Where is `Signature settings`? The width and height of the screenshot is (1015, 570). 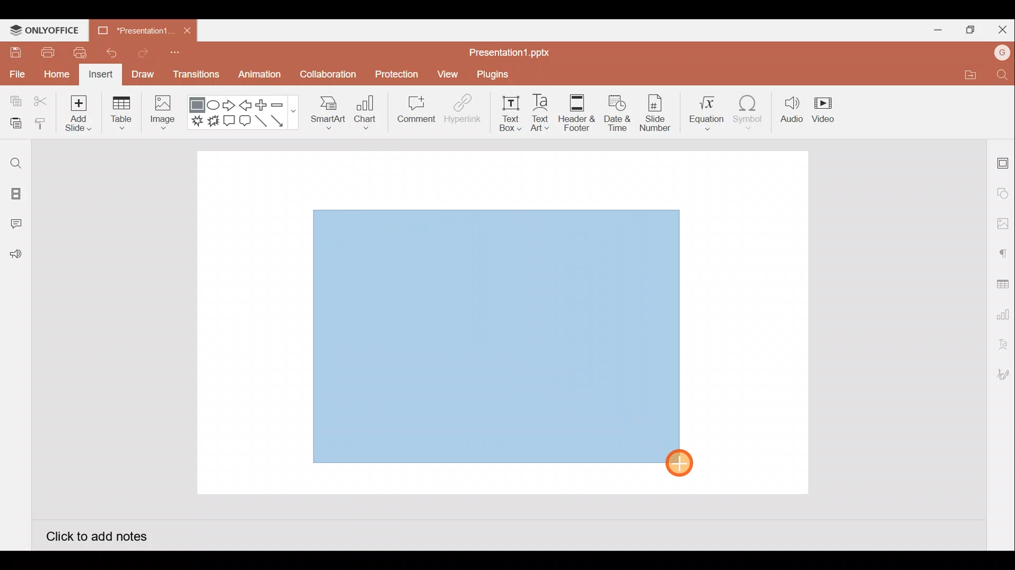
Signature settings is located at coordinates (1001, 376).